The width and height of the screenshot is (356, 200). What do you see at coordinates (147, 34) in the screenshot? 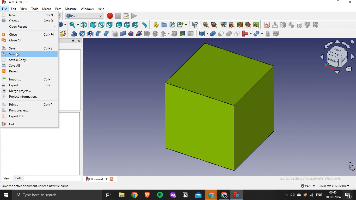
I see `section` at bounding box center [147, 34].